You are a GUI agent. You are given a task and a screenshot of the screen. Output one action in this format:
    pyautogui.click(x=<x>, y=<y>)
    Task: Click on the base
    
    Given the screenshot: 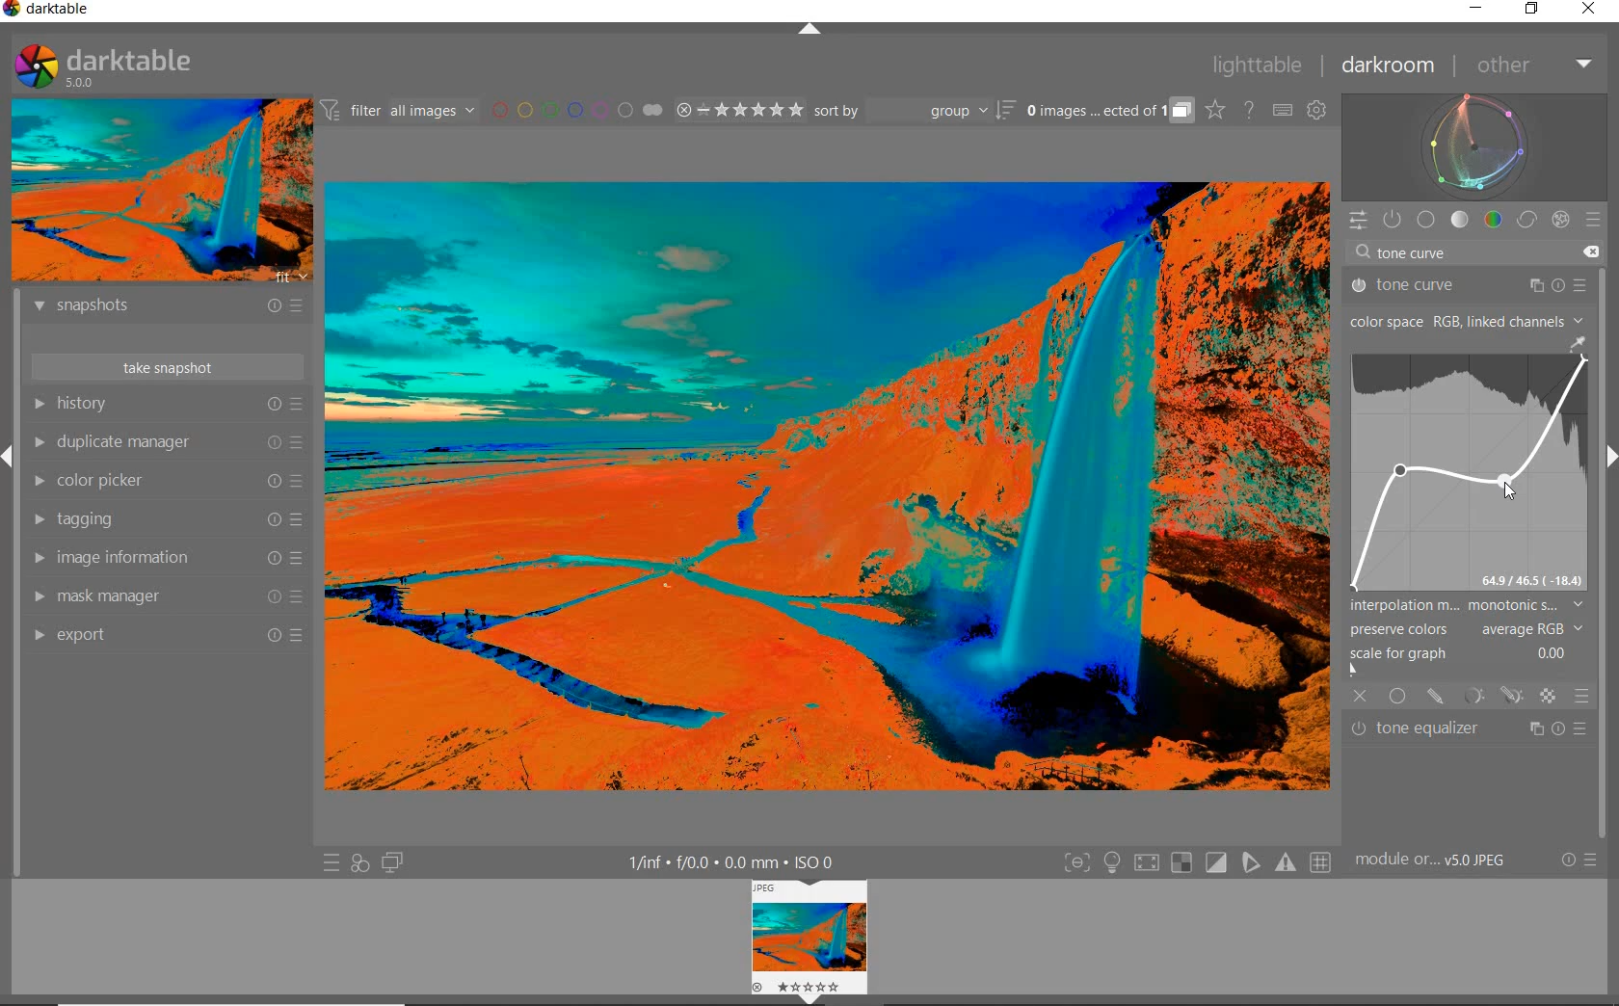 What is the action you would take?
    pyautogui.click(x=1427, y=219)
    